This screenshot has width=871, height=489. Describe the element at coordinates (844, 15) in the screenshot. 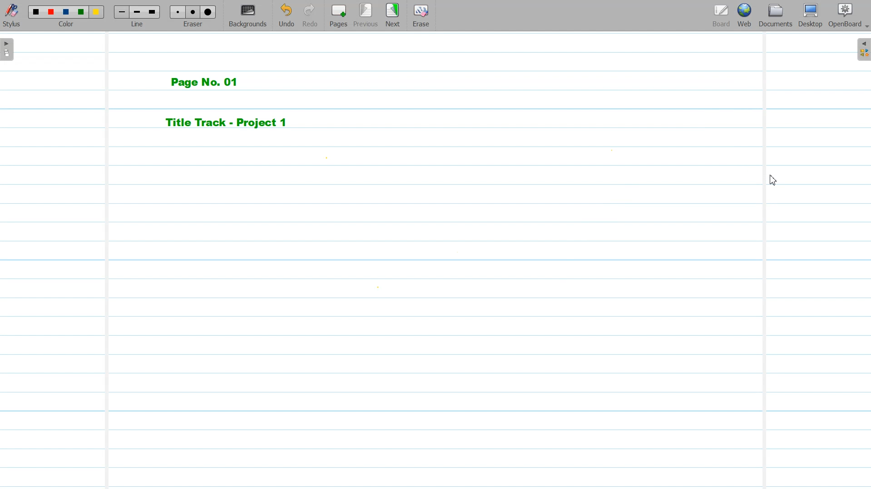

I see `Open Board` at that location.